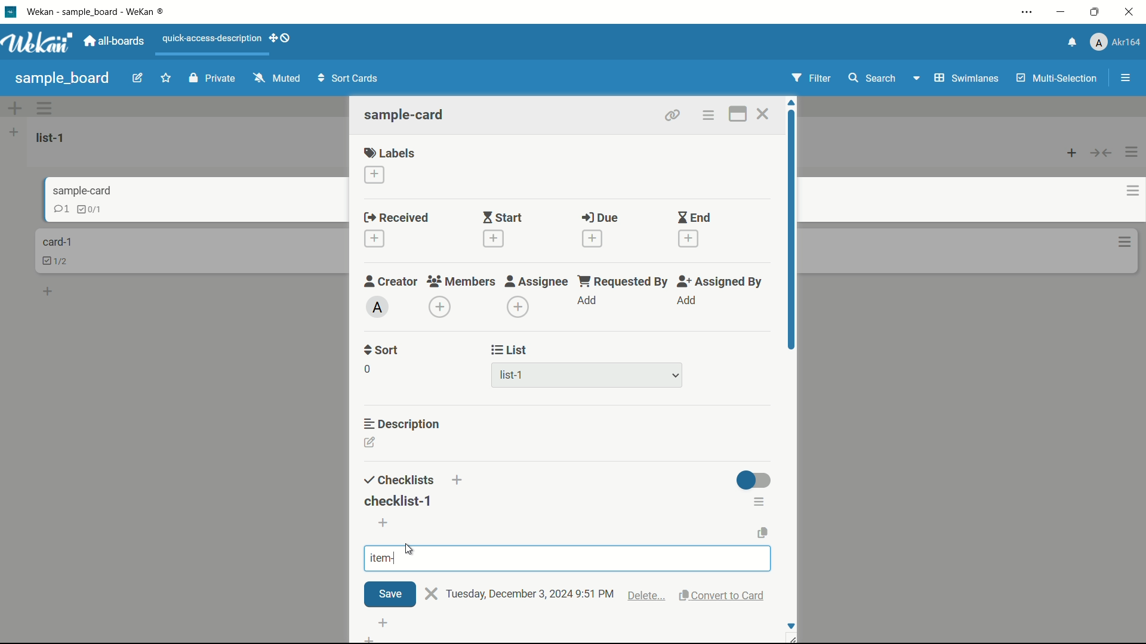 This screenshot has width=1146, height=644. I want to click on add checklist, so click(459, 481).